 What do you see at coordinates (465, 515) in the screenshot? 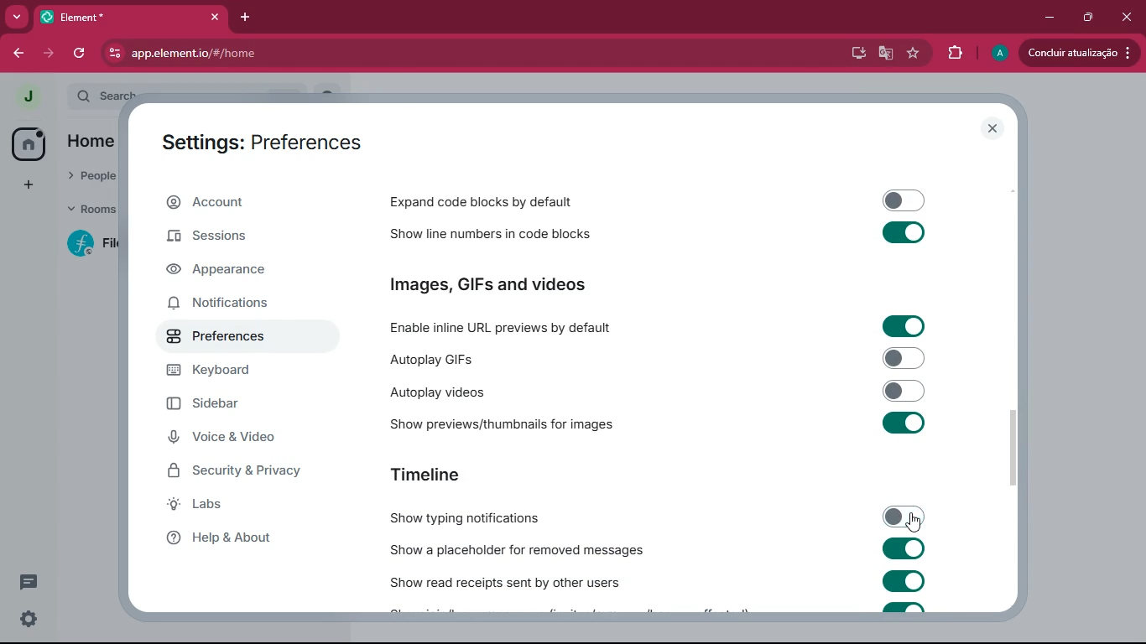
I see `show typing notifications` at bounding box center [465, 515].